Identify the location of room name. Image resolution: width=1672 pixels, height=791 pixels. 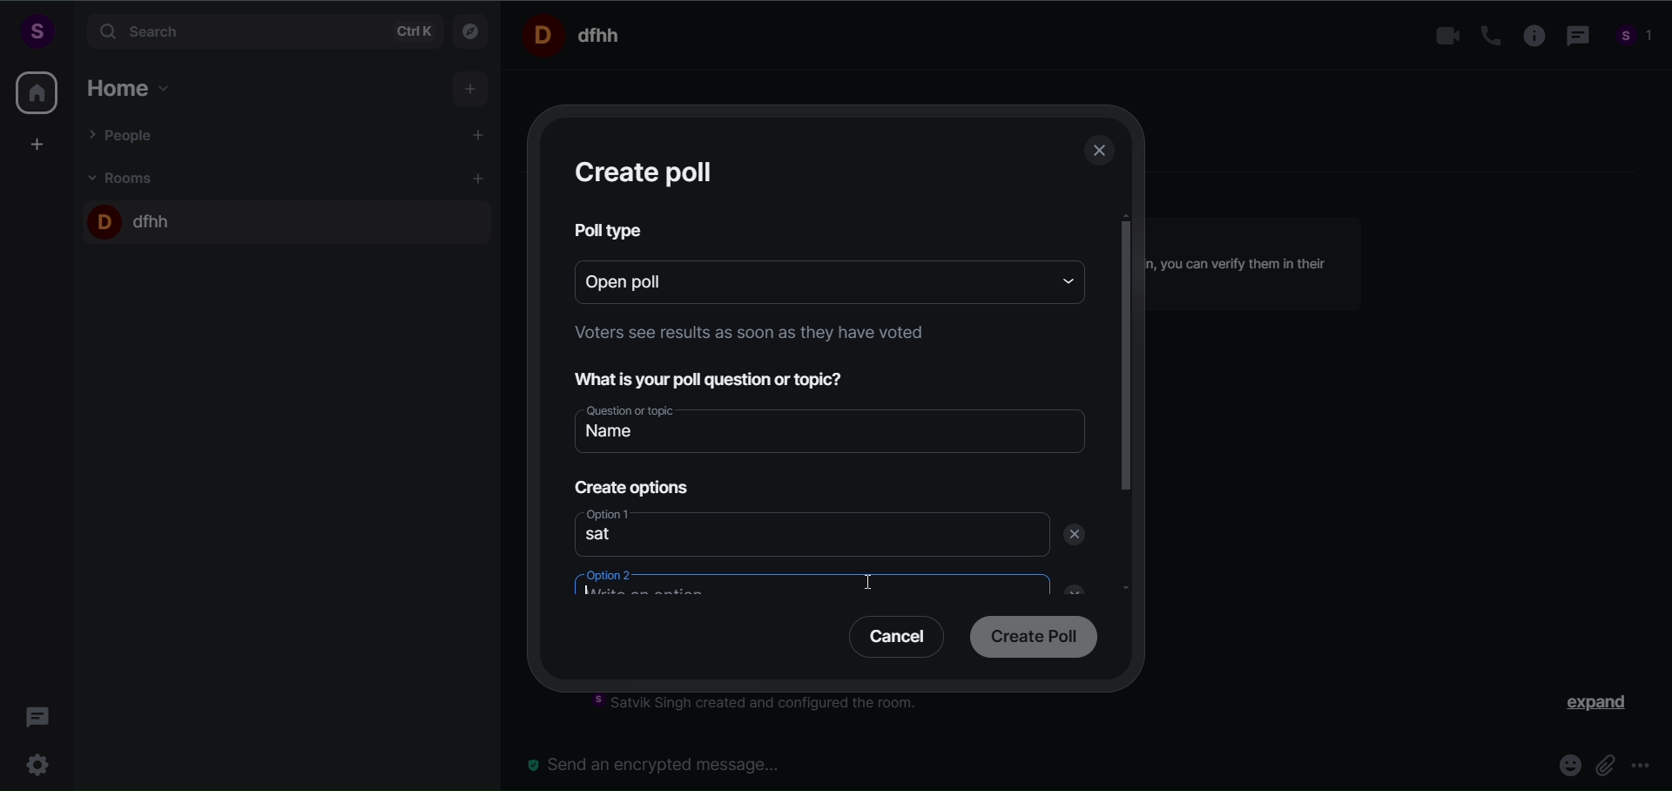
(578, 34).